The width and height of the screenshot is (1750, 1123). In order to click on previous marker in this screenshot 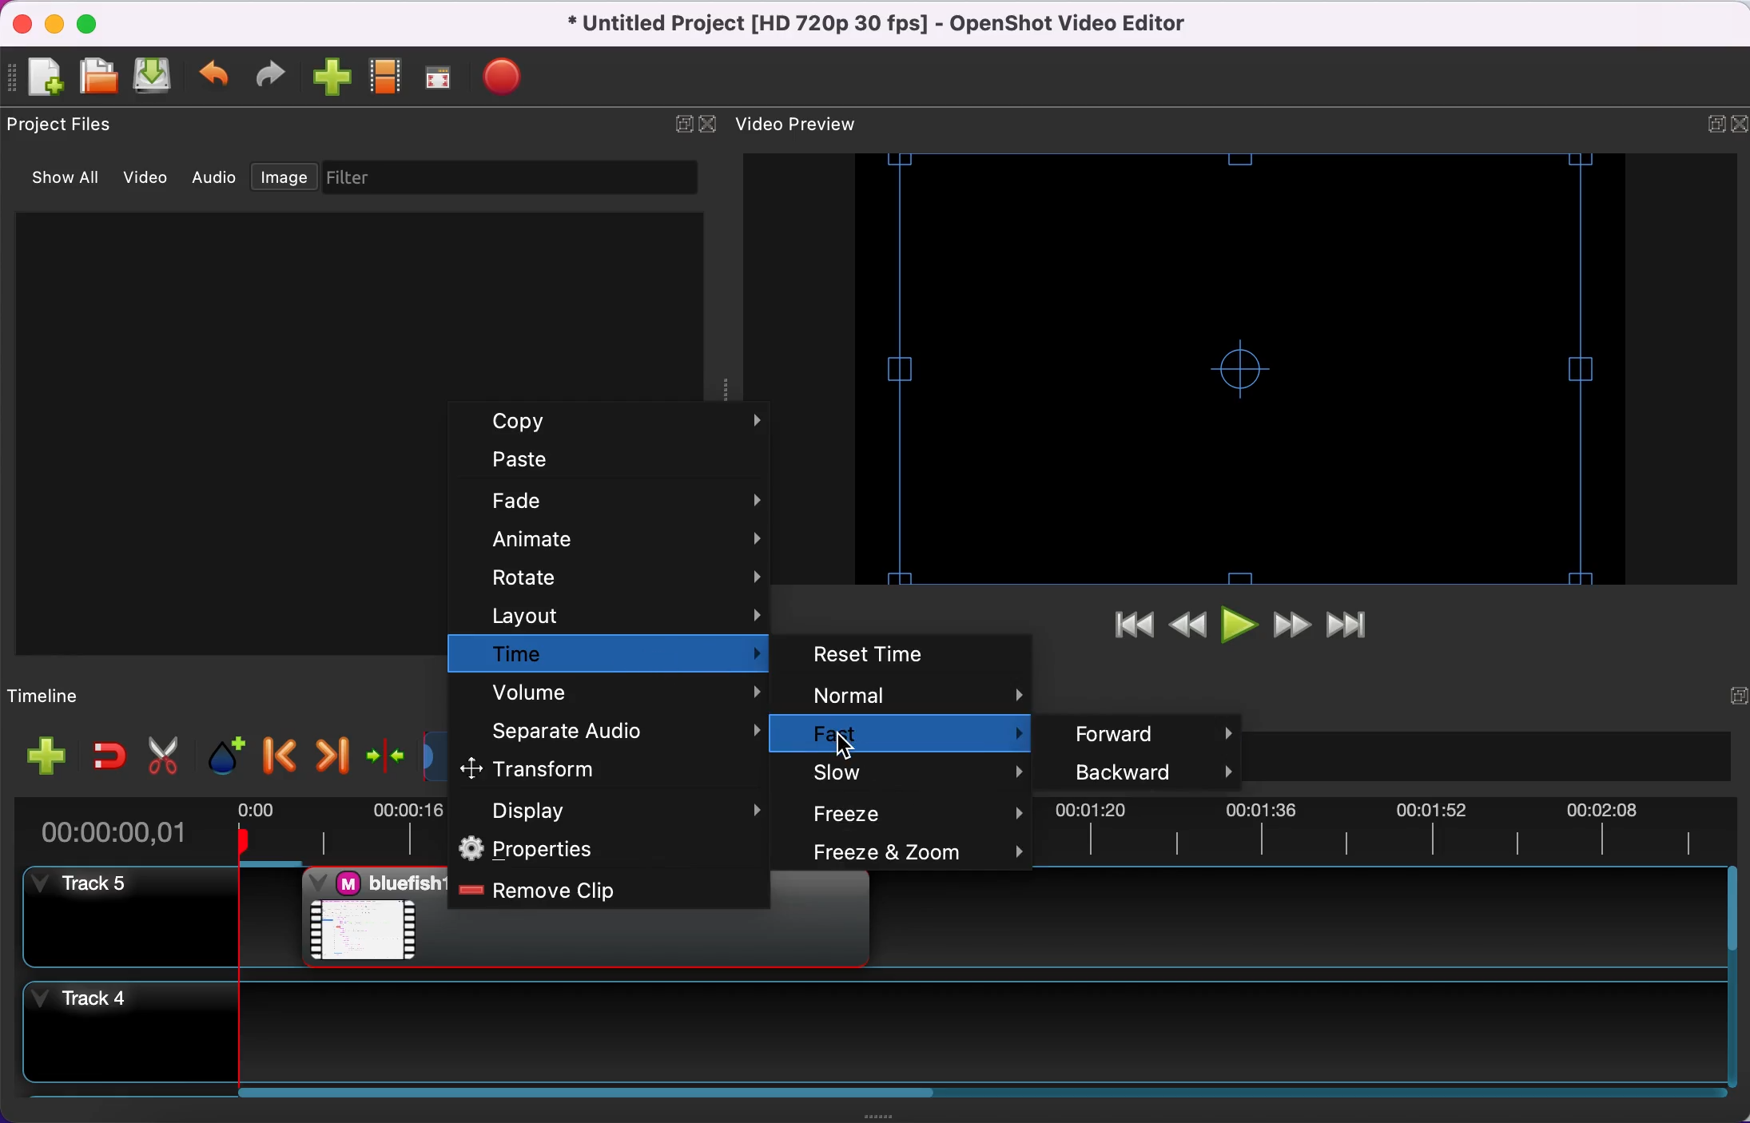, I will do `click(276, 756)`.